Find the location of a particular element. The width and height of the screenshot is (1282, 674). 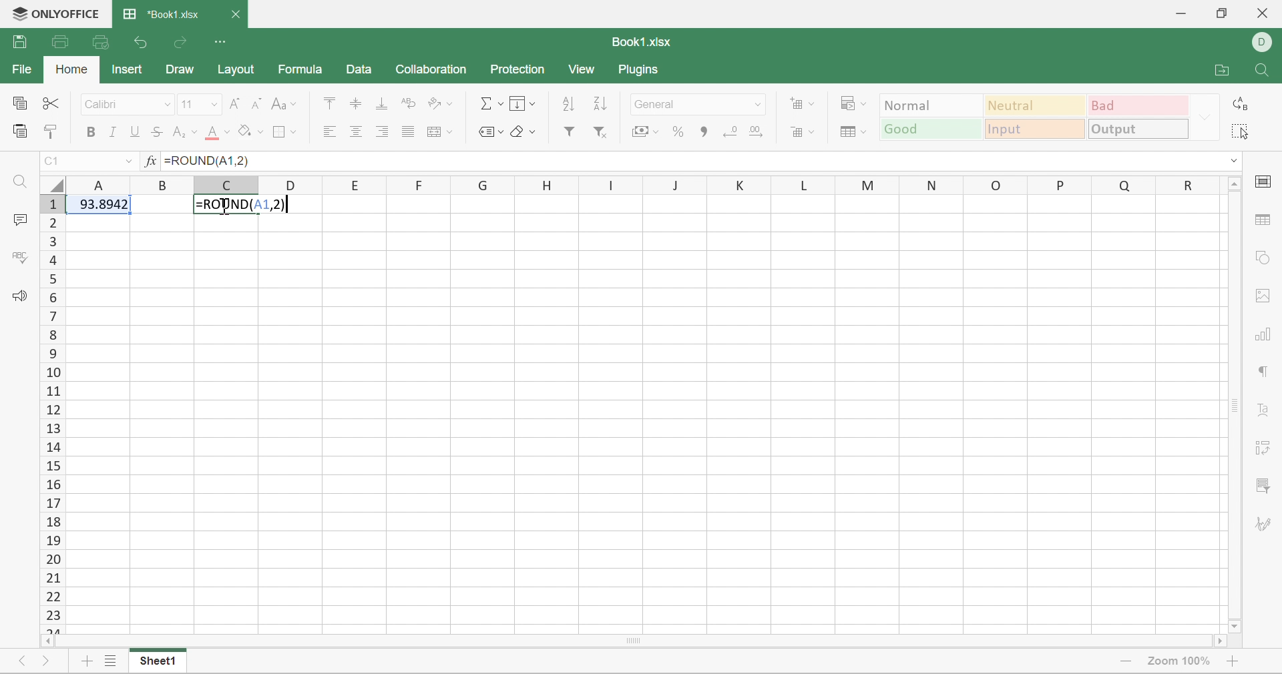

Feedback & Support is located at coordinates (23, 297).